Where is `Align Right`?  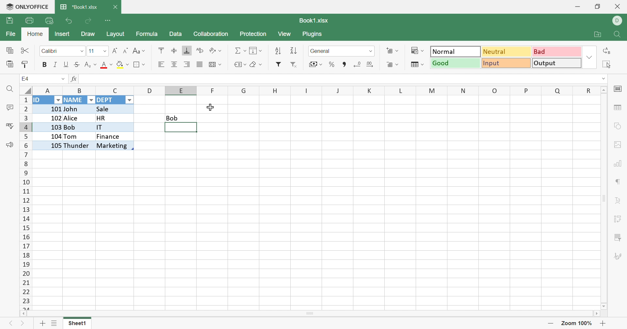
Align Right is located at coordinates (187, 64).